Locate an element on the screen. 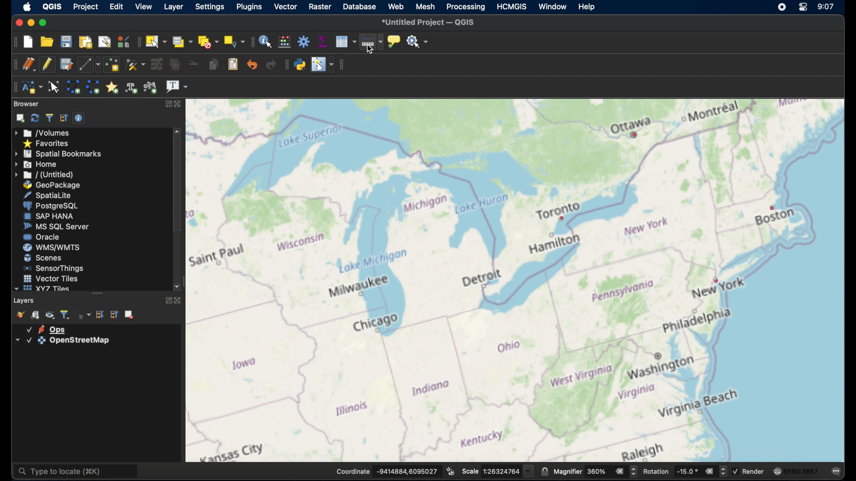  toggle extents and mouse position display is located at coordinates (450, 470).